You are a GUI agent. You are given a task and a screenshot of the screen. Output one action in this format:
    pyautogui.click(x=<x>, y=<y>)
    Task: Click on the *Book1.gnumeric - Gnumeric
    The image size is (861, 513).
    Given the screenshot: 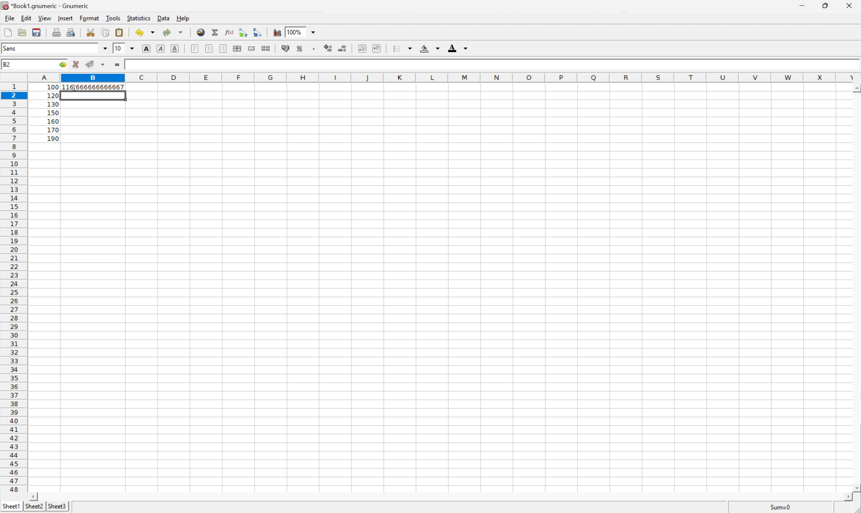 What is the action you would take?
    pyautogui.click(x=47, y=5)
    